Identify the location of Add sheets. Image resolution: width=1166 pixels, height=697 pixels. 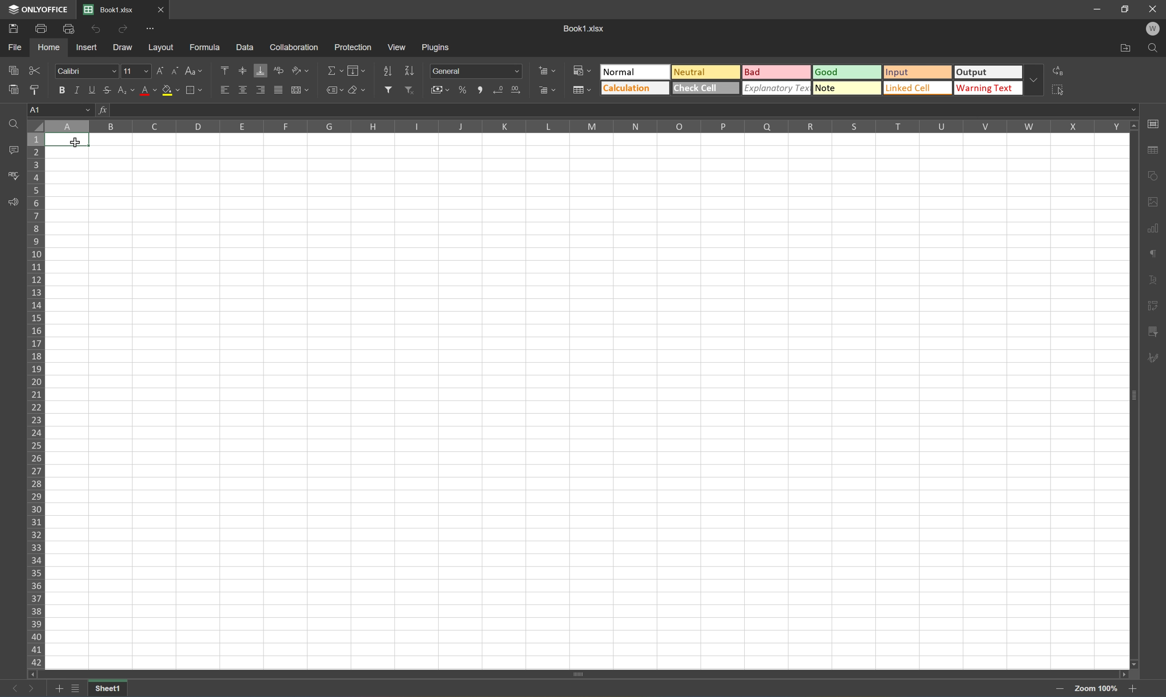
(59, 690).